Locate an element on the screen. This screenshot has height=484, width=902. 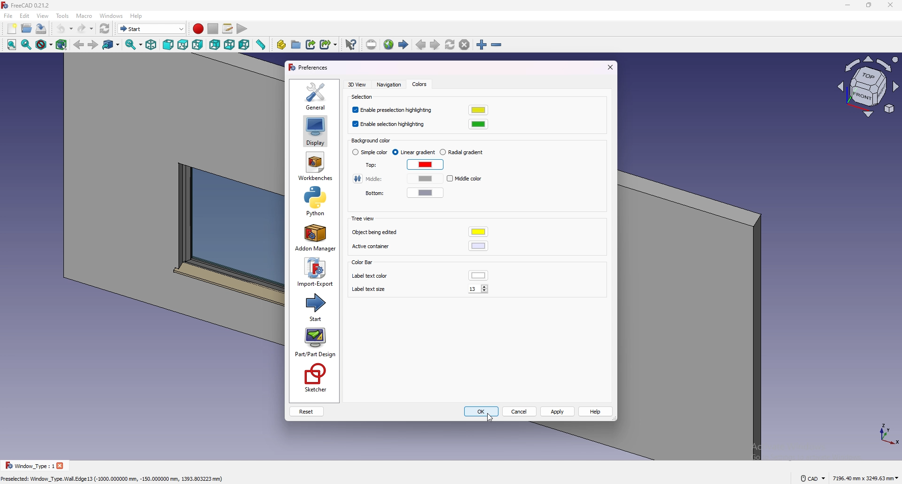
previous page is located at coordinates (421, 45).